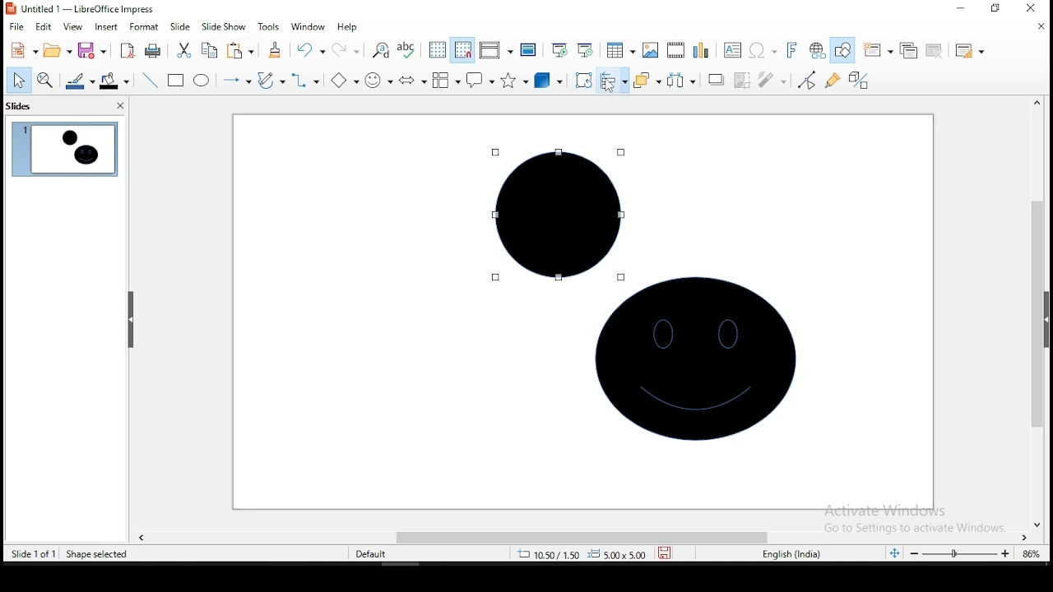 The height and width of the screenshot is (592, 1053). I want to click on flowchart, so click(446, 82).